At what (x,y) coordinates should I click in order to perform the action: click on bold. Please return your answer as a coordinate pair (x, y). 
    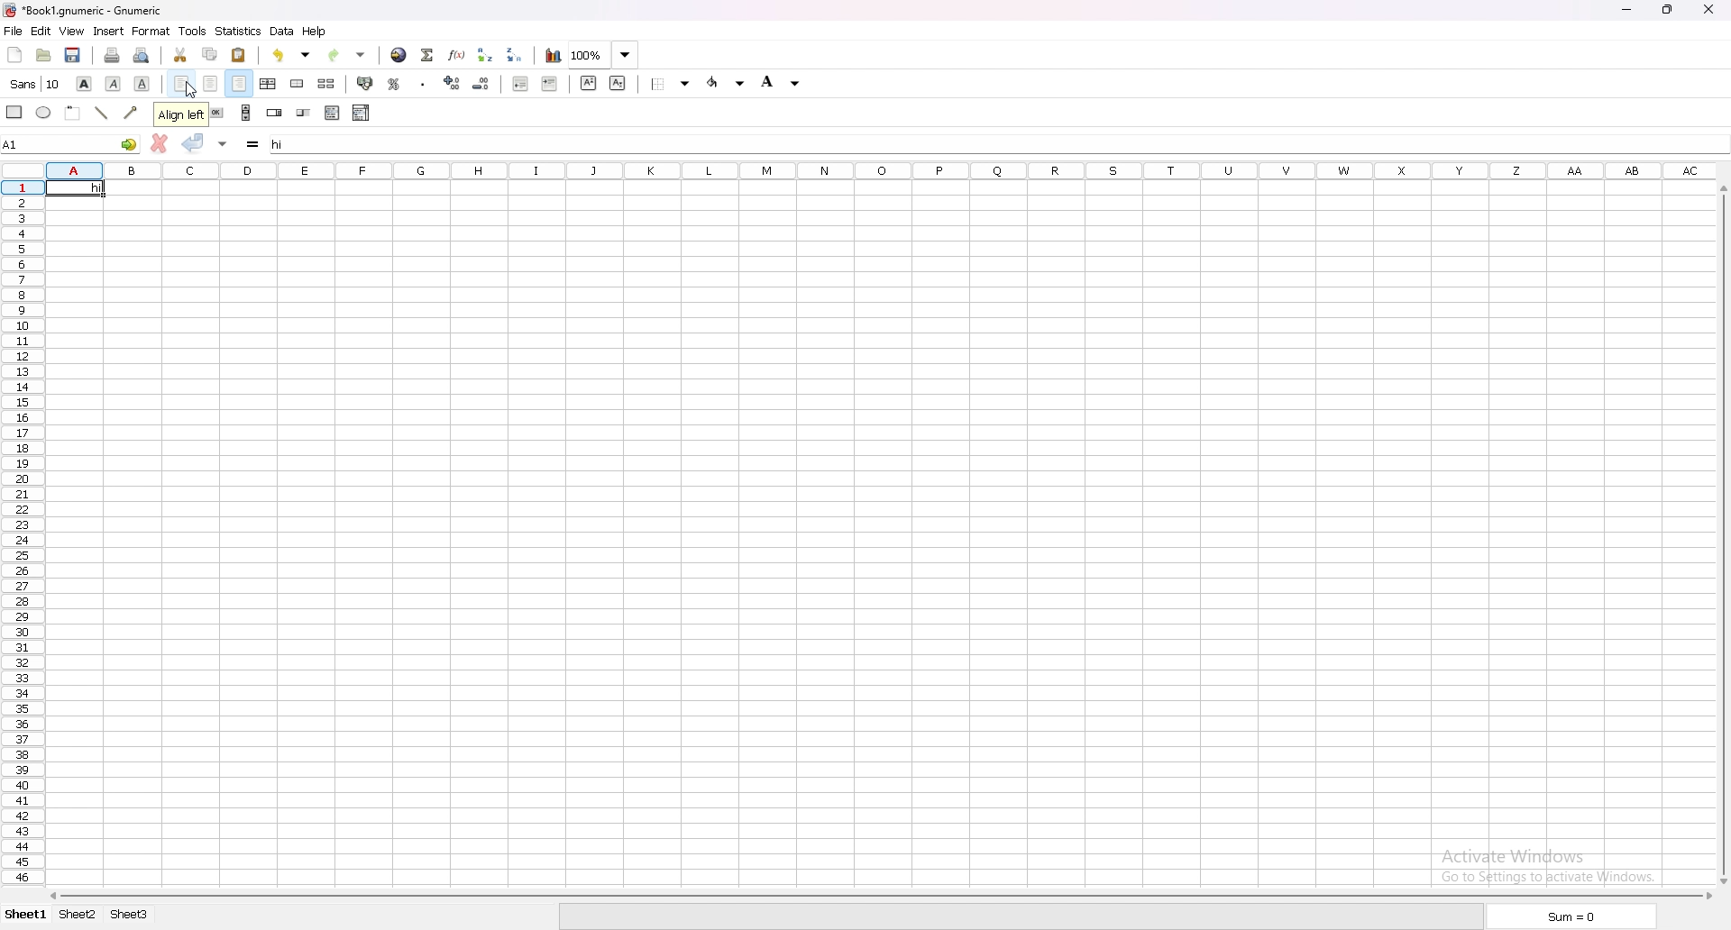
    Looking at the image, I should click on (84, 82).